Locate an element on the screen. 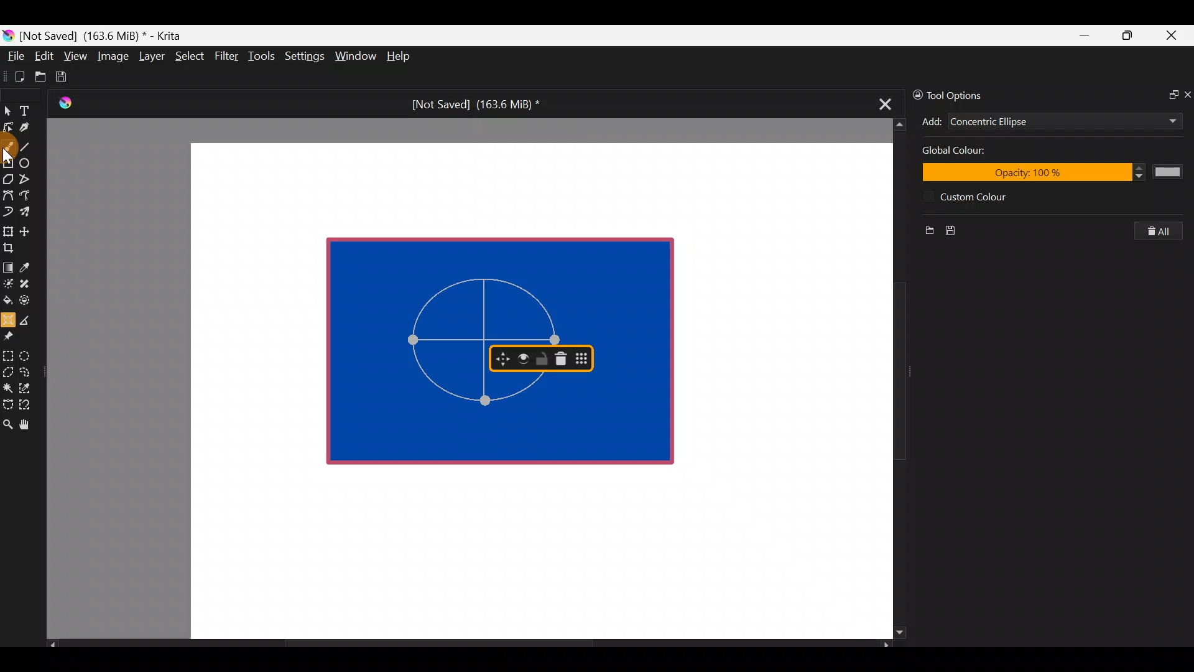  Polygon tool is located at coordinates (7, 180).